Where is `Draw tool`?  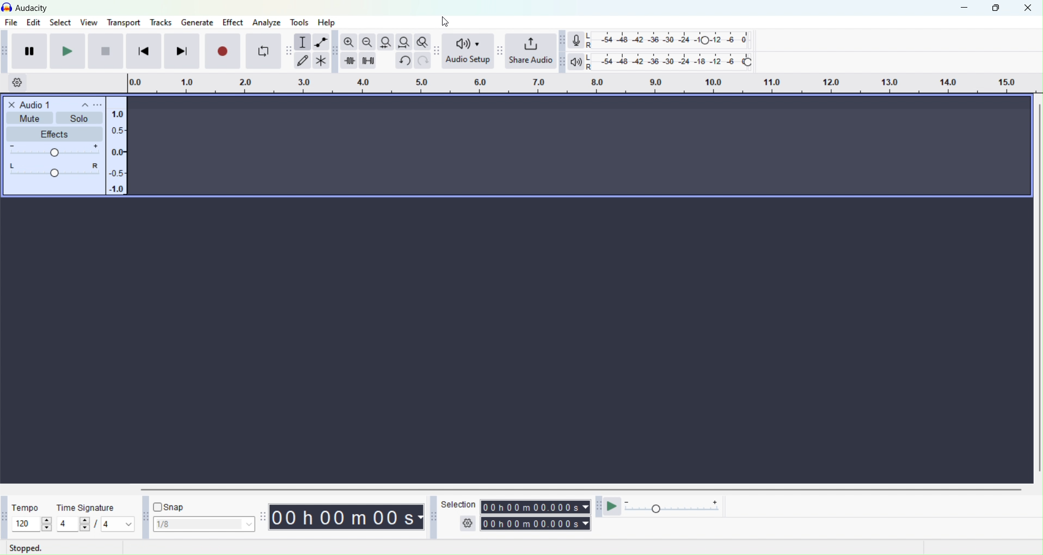
Draw tool is located at coordinates (302, 60).